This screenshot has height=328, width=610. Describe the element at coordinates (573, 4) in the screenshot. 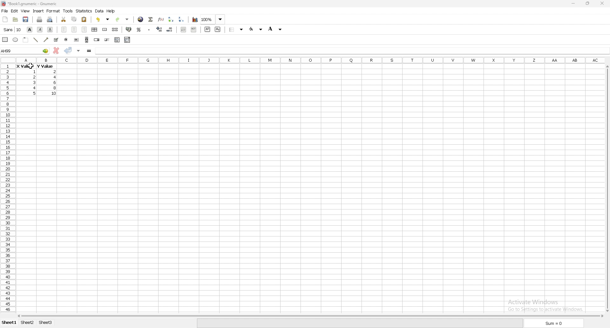

I see `minimize` at that location.